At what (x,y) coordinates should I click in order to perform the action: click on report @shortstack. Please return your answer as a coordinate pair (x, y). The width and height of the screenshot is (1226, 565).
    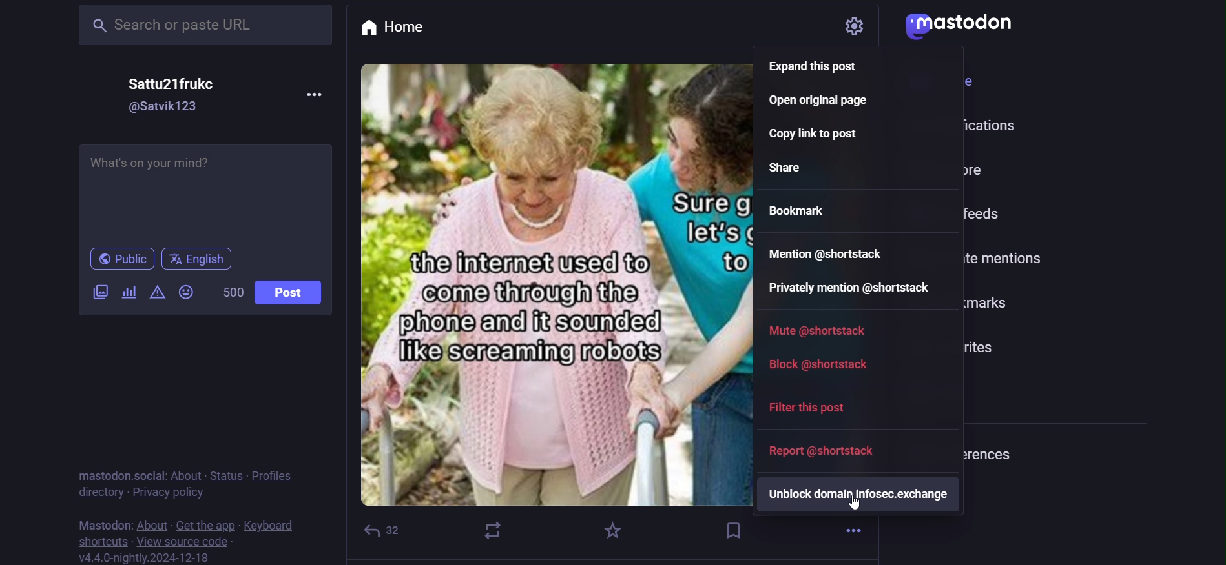
    Looking at the image, I should click on (818, 451).